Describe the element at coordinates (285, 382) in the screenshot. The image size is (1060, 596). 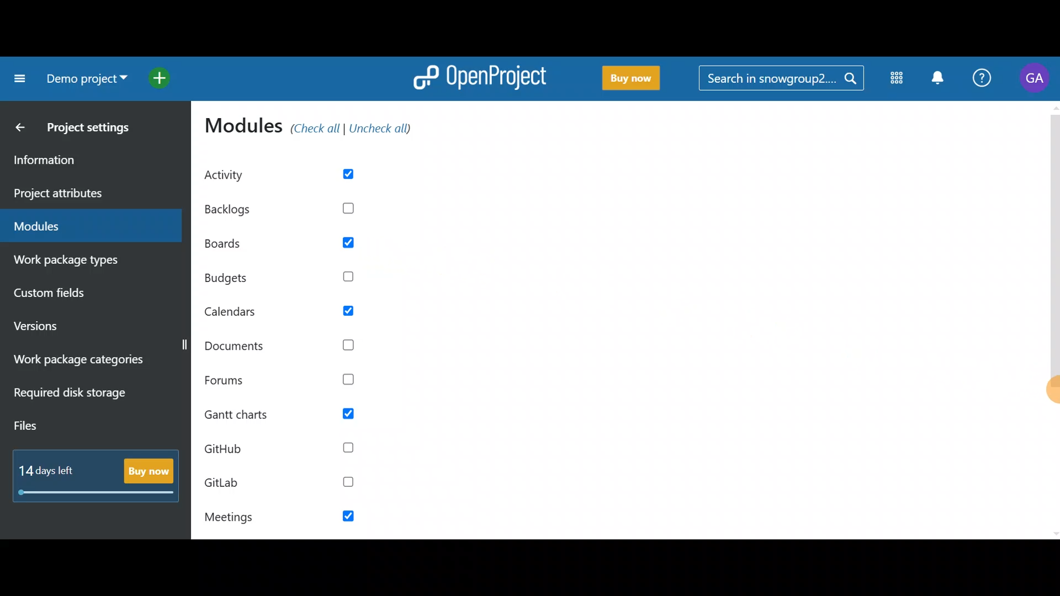
I see `Forums` at that location.